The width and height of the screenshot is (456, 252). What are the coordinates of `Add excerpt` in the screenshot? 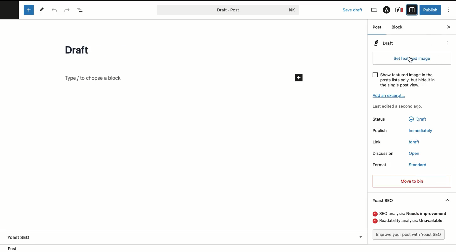 It's located at (390, 96).